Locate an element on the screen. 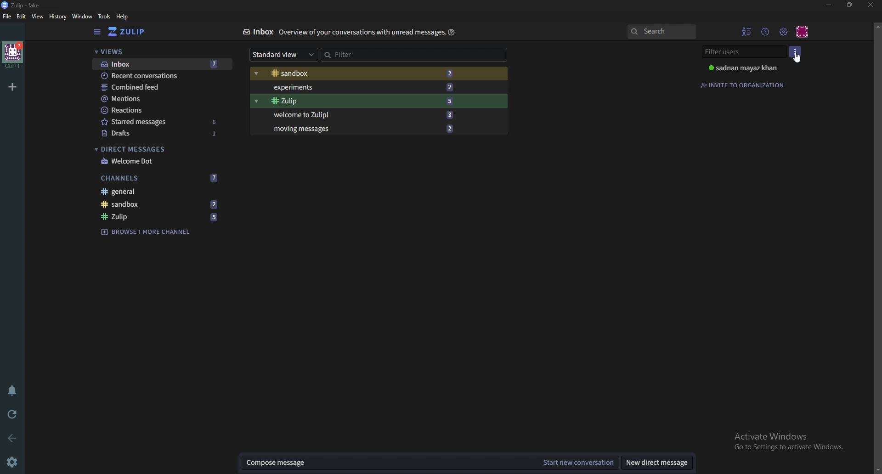 The width and height of the screenshot is (882, 474). Close is located at coordinates (871, 5).